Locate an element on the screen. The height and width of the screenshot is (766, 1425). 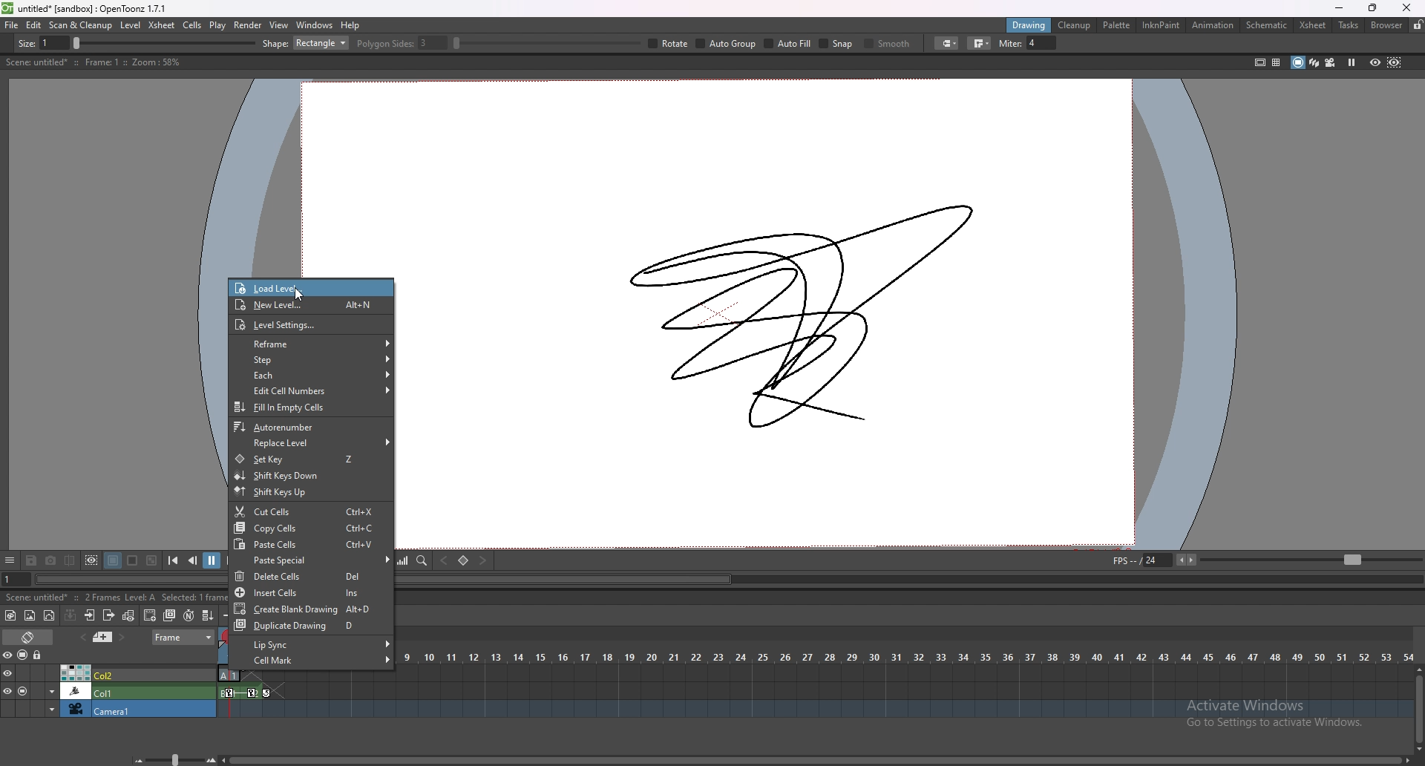
load level is located at coordinates (263, 288).